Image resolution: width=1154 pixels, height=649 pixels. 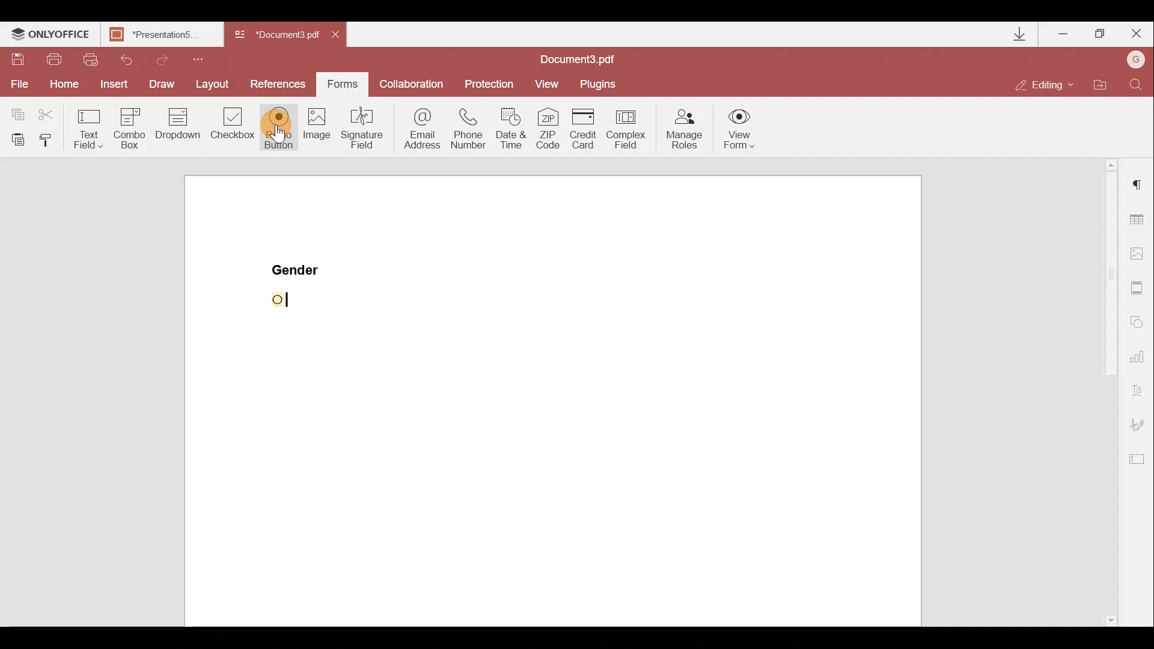 I want to click on Form settings, so click(x=1140, y=462).